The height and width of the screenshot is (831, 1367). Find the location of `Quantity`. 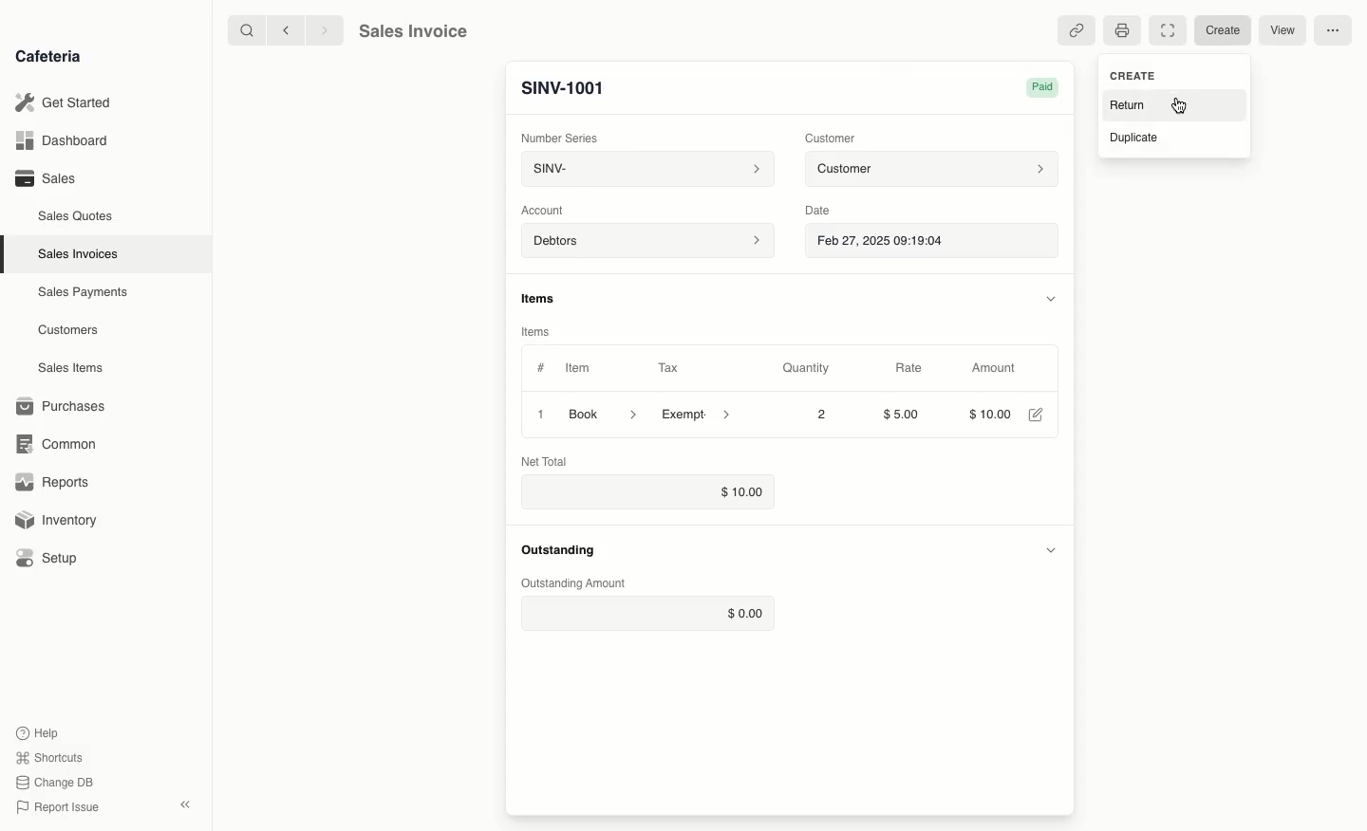

Quantity is located at coordinates (806, 368).